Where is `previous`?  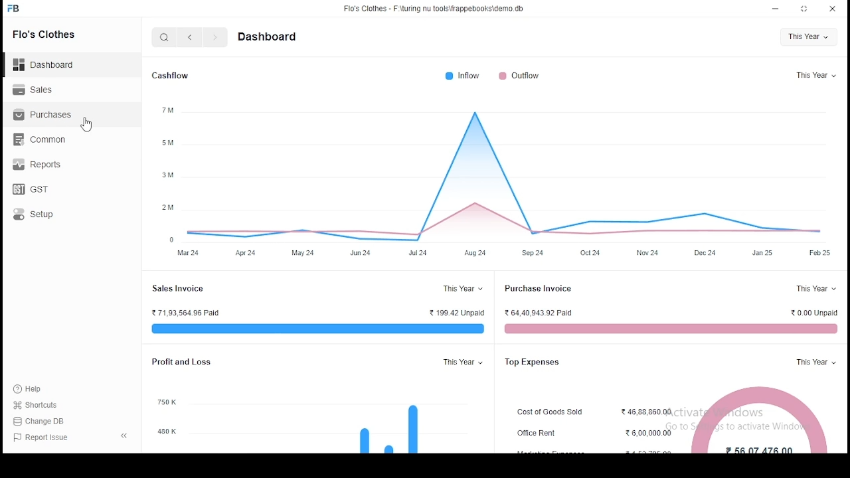 previous is located at coordinates (191, 38).